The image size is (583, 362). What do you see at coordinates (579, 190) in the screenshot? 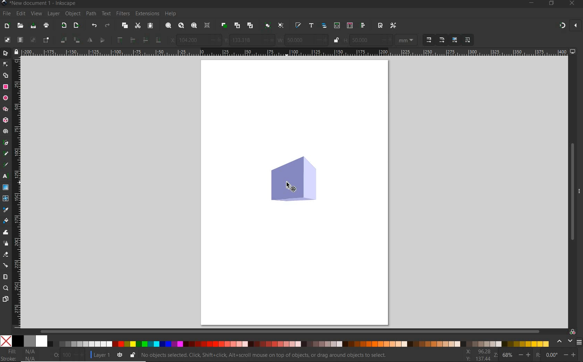
I see `more options` at bounding box center [579, 190].